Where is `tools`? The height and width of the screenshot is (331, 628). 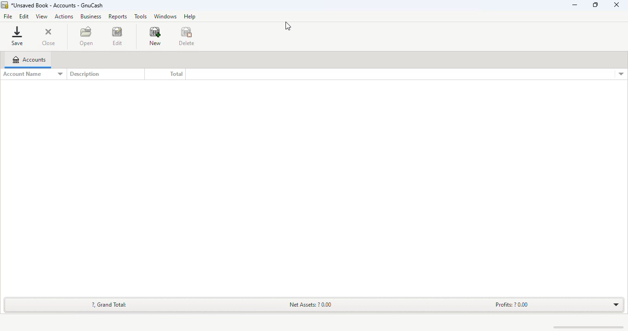
tools is located at coordinates (140, 16).